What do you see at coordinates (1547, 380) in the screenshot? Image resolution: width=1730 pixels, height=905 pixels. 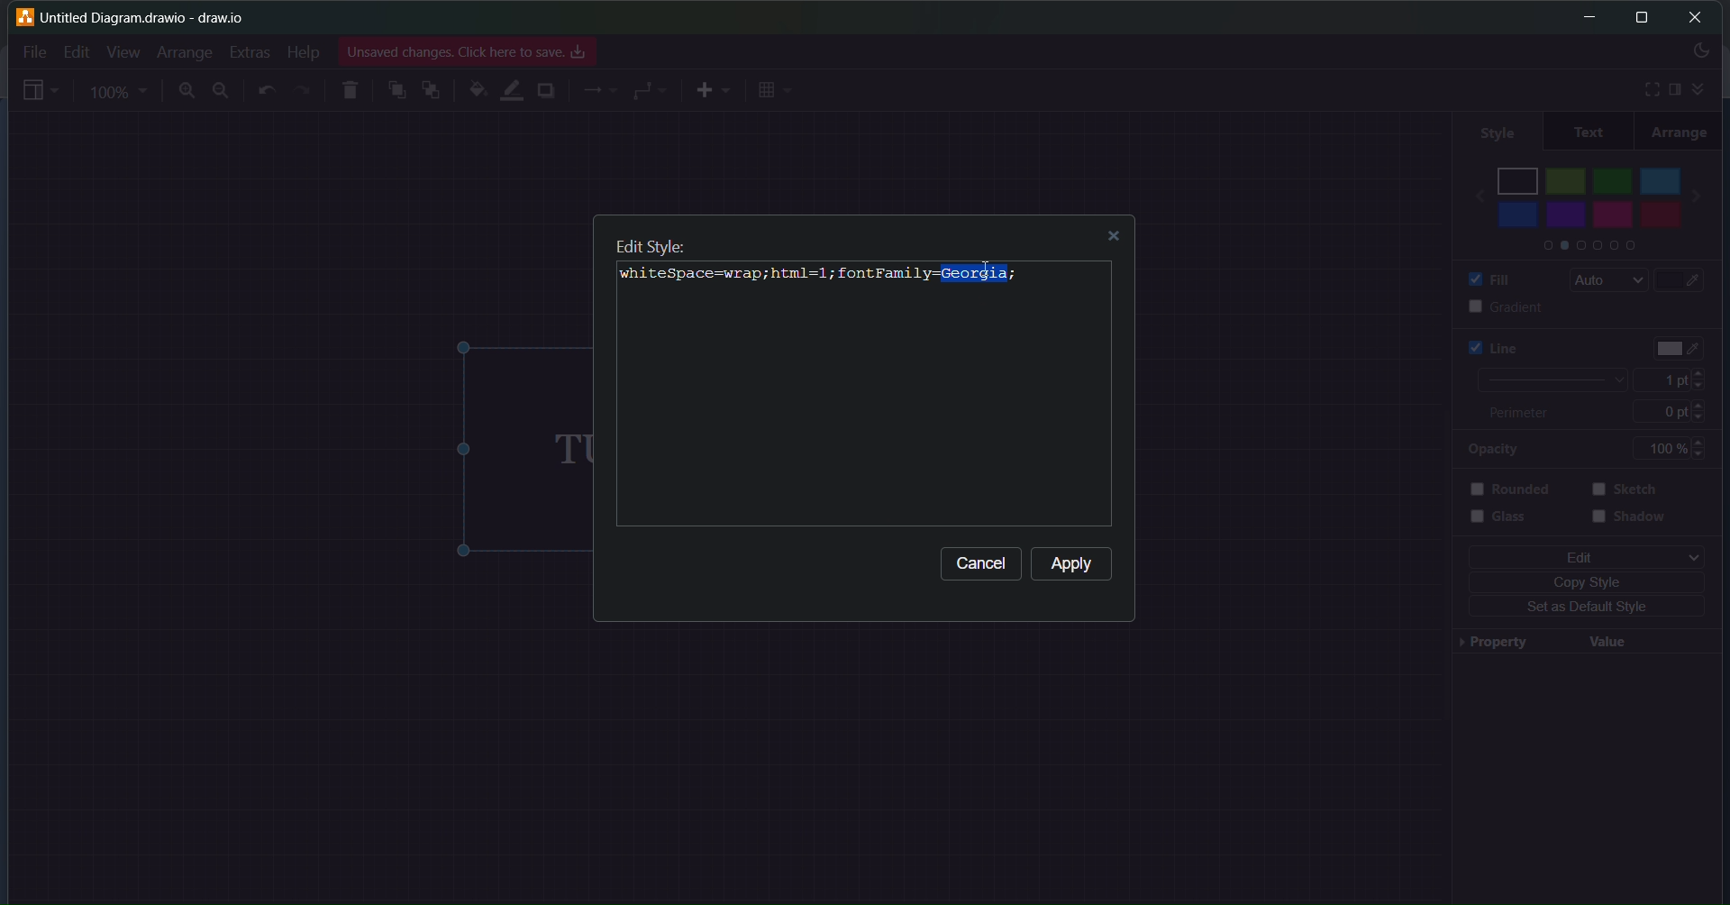 I see `current line` at bounding box center [1547, 380].